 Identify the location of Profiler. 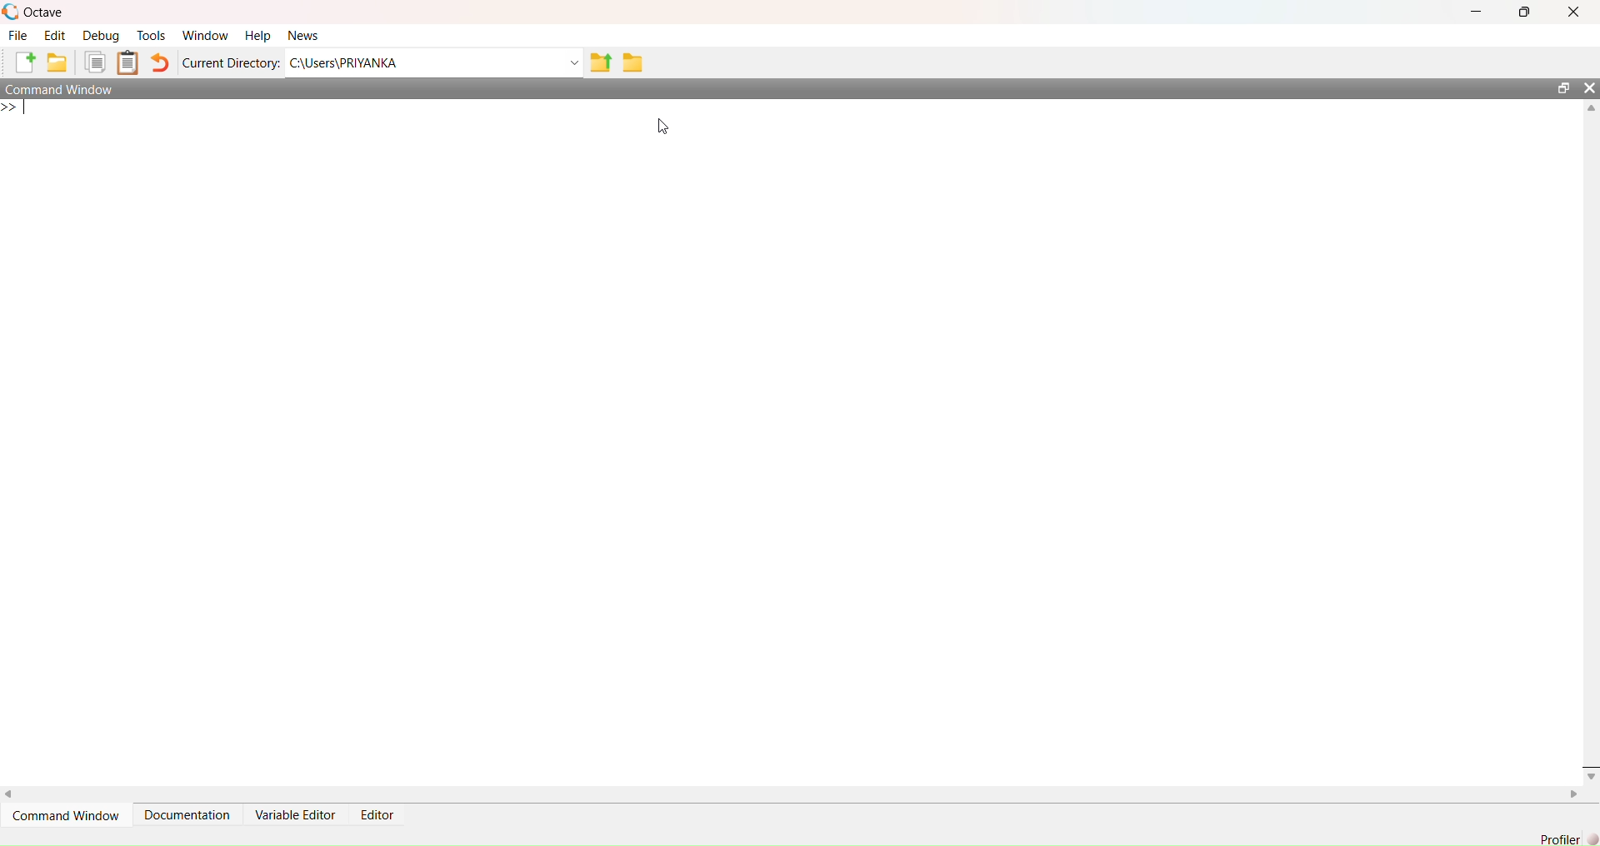
(1559, 834).